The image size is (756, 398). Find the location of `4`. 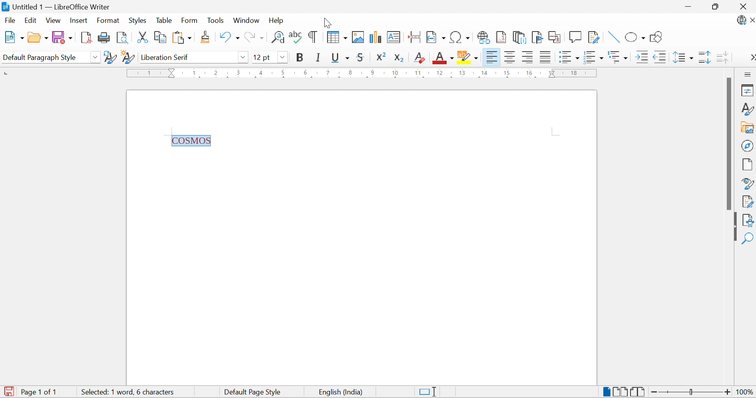

4 is located at coordinates (262, 73).